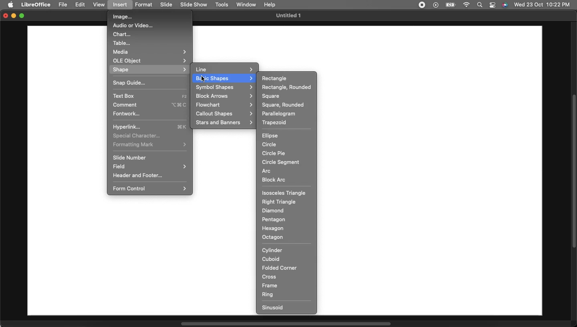 The image size is (577, 327). What do you see at coordinates (122, 17) in the screenshot?
I see `Image` at bounding box center [122, 17].